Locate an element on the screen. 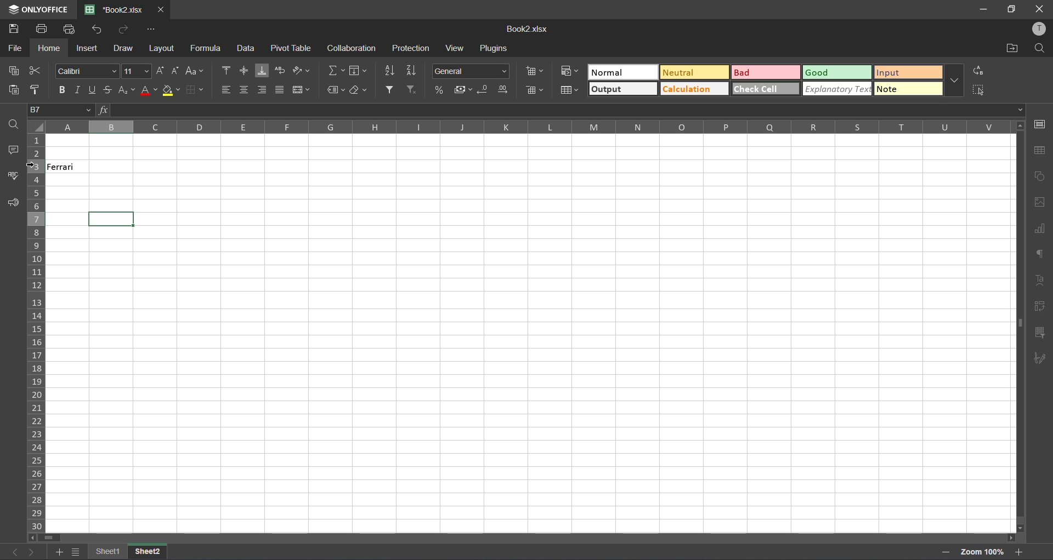 The image size is (1053, 560). copy is located at coordinates (12, 71).